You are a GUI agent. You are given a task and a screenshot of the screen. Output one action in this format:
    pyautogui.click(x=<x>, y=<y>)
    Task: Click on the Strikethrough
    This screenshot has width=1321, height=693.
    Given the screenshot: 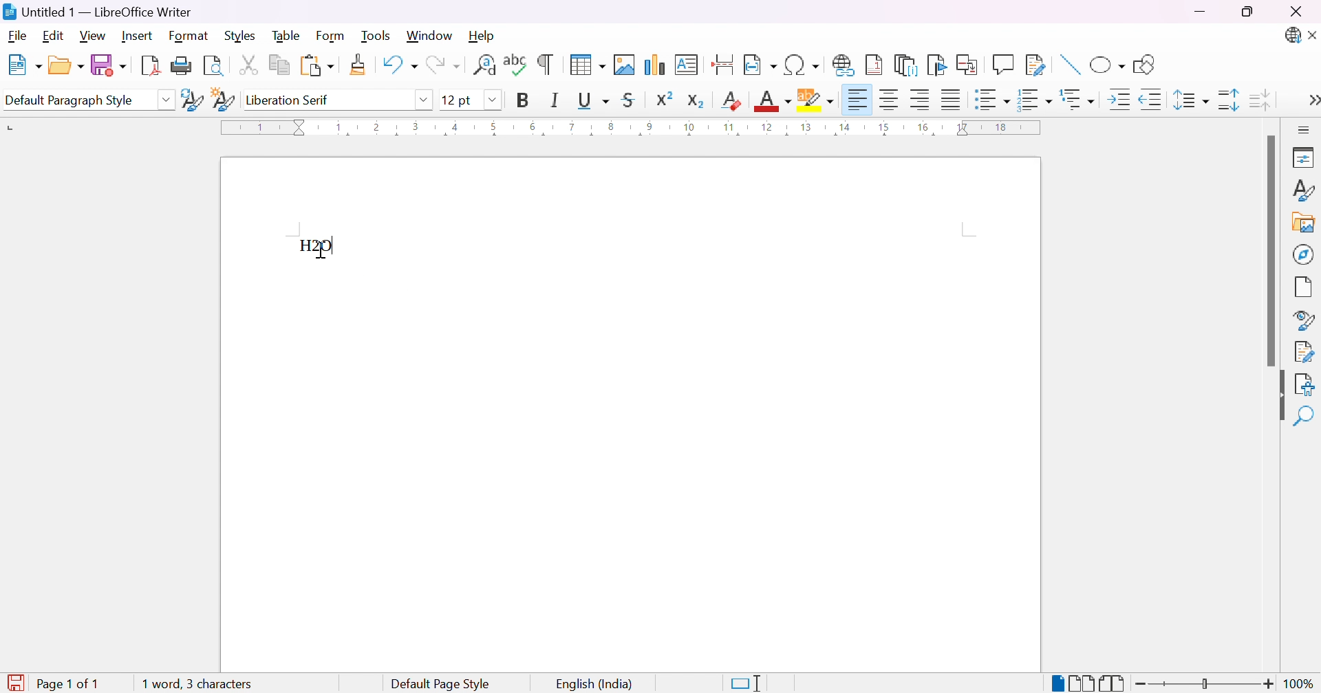 What is the action you would take?
    pyautogui.click(x=632, y=100)
    